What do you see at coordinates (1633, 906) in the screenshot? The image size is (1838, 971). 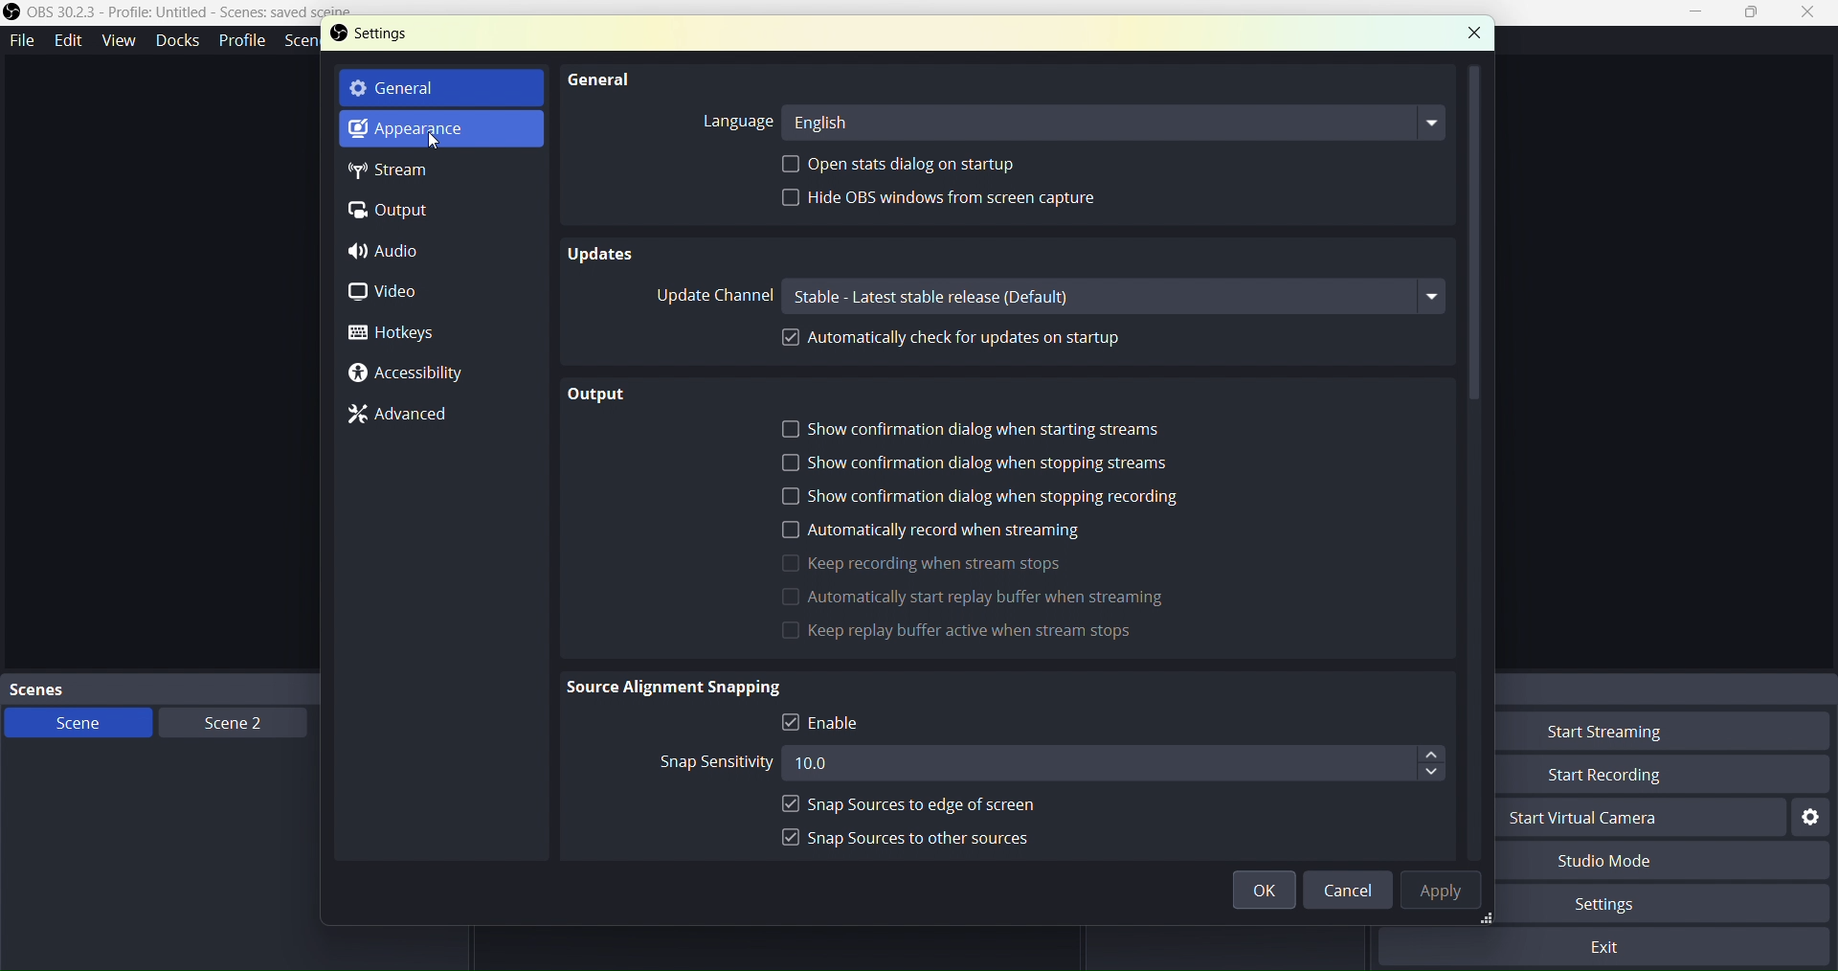 I see `Settings` at bounding box center [1633, 906].